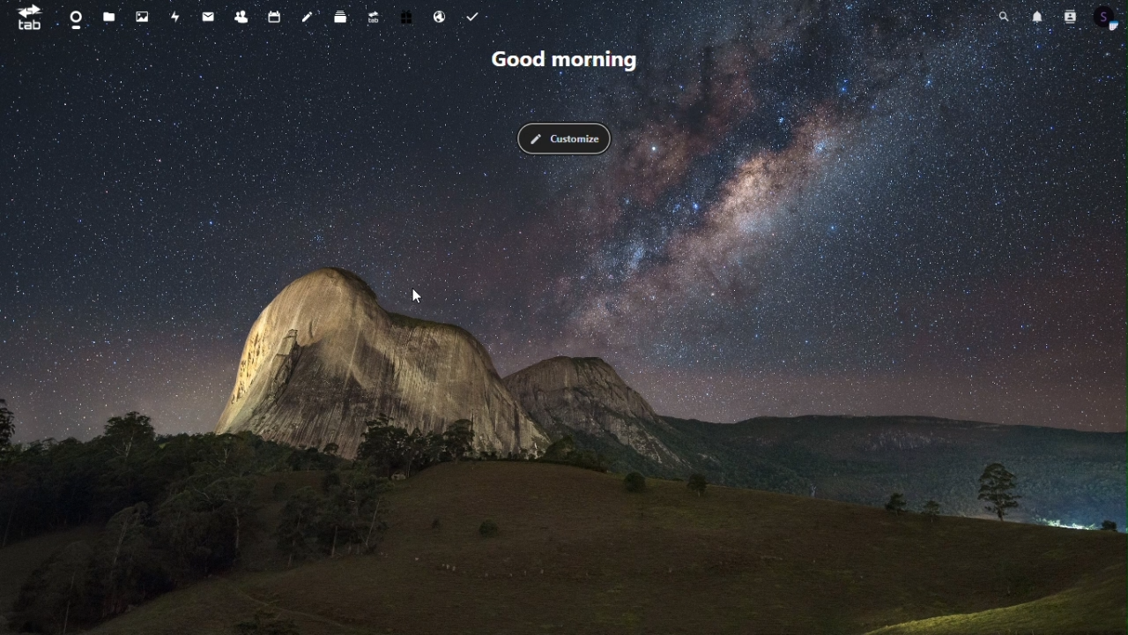  I want to click on calender, so click(278, 14).